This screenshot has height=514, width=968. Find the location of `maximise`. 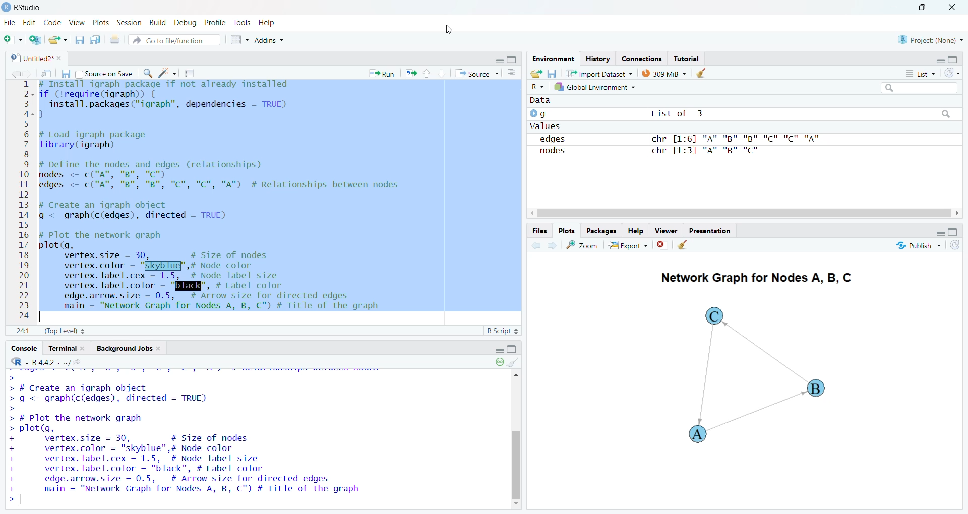

maximise is located at coordinates (925, 8).